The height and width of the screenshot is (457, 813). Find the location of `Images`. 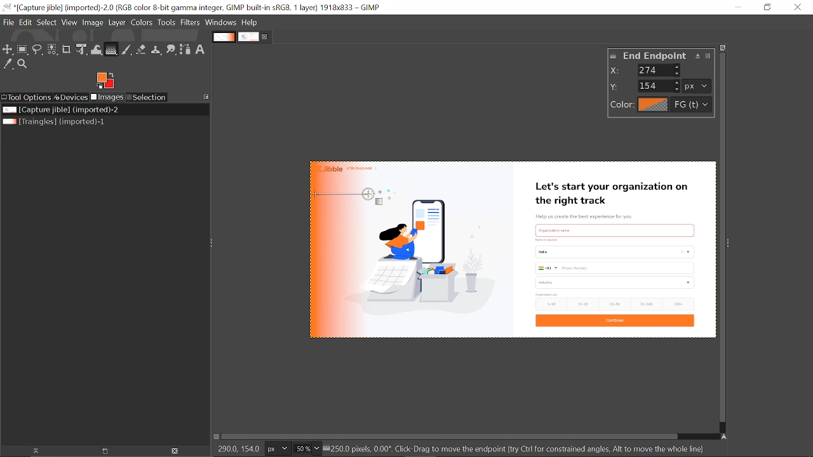

Images is located at coordinates (108, 97).